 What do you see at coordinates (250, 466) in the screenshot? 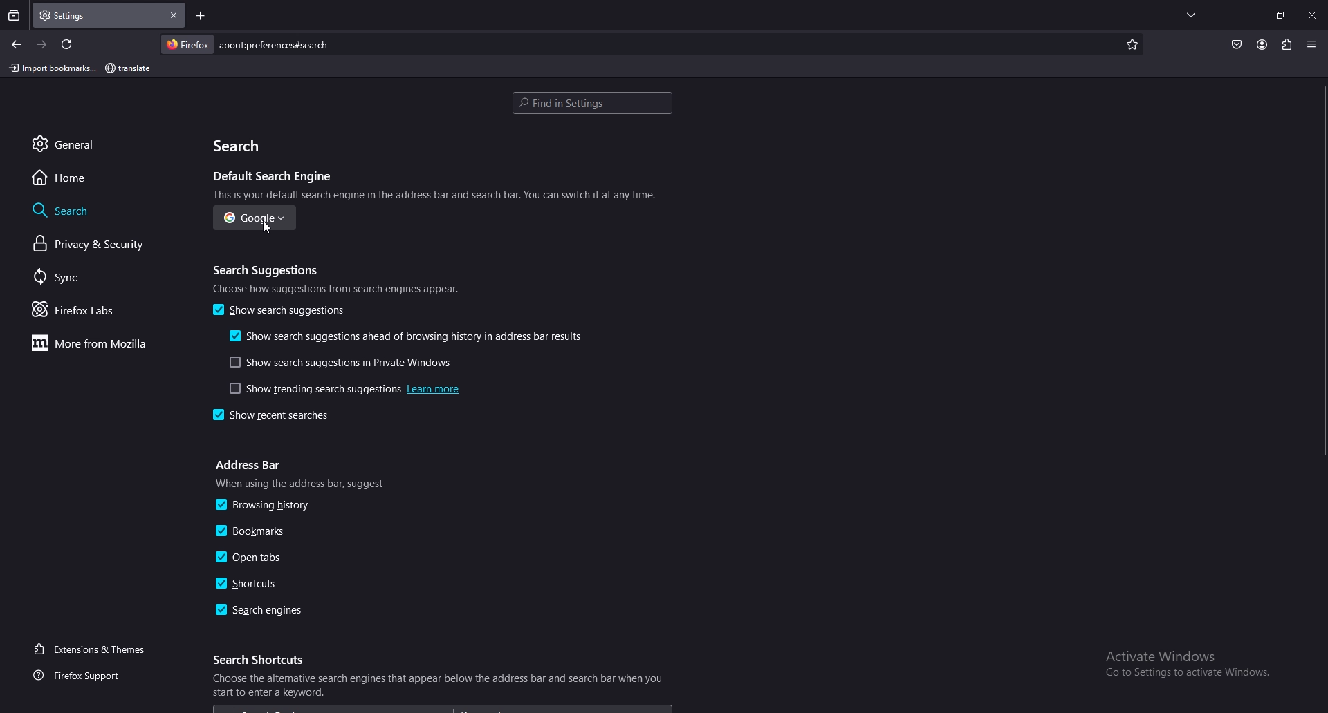
I see `address bar` at bounding box center [250, 466].